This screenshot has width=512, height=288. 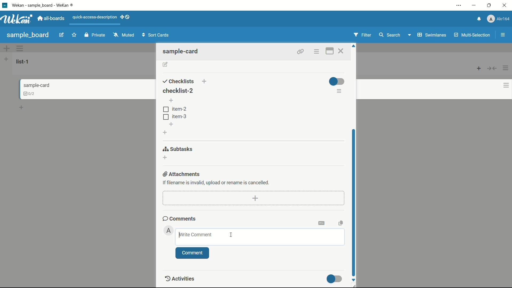 I want to click on card actions, so click(x=502, y=86).